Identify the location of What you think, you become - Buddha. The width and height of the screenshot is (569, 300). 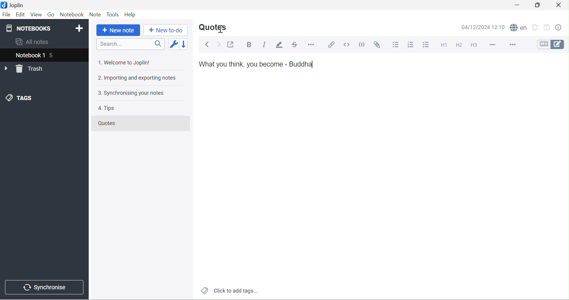
(256, 64).